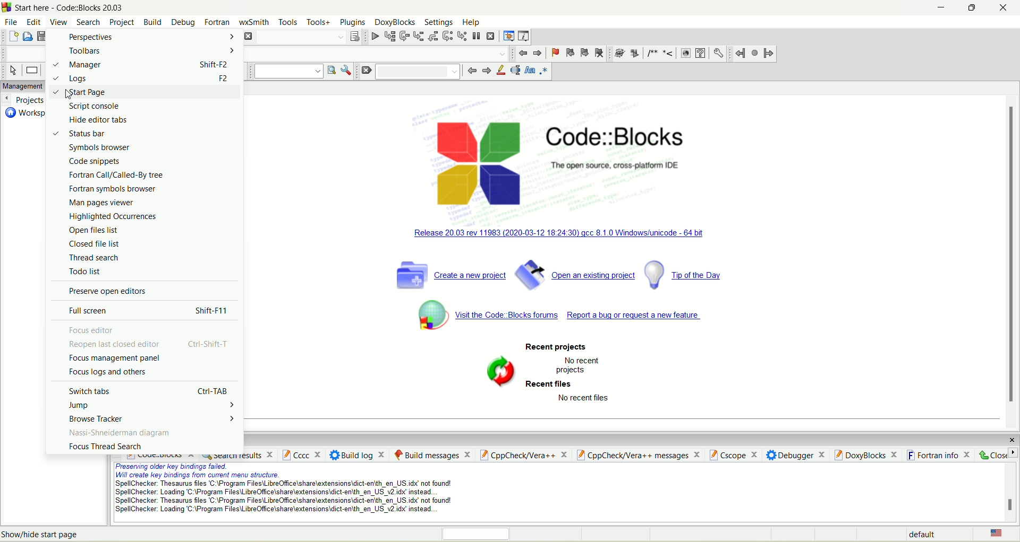 The width and height of the screenshot is (1020, 542). Describe the element at coordinates (144, 92) in the screenshot. I see `start page` at that location.